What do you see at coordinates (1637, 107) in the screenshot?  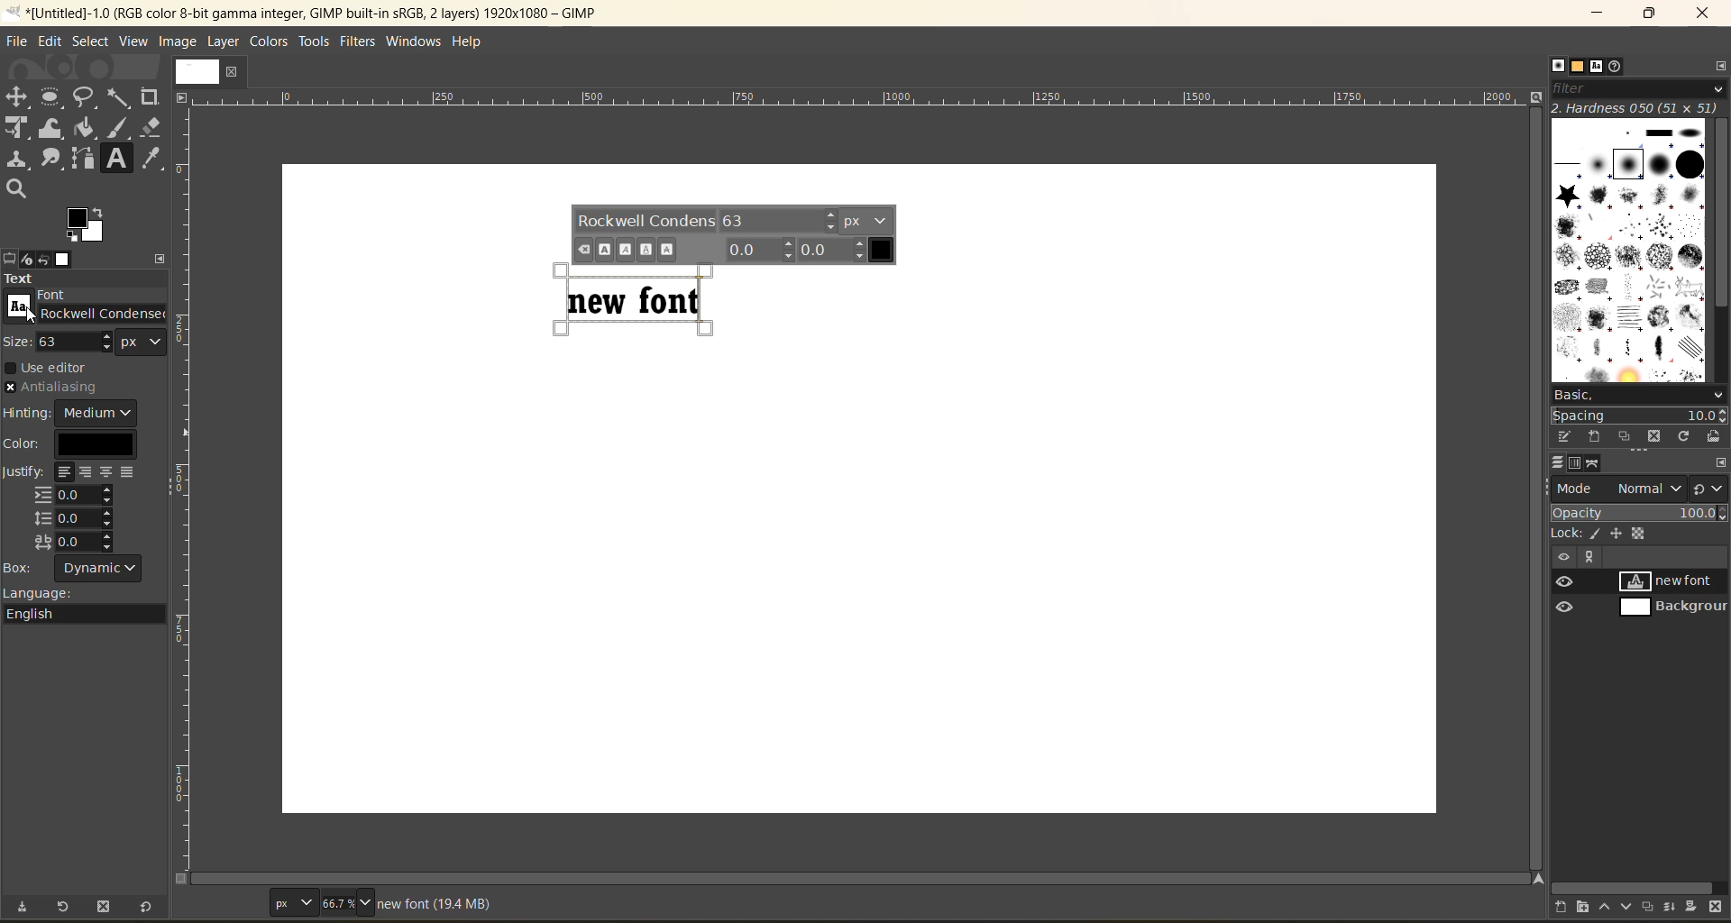 I see `hardness` at bounding box center [1637, 107].